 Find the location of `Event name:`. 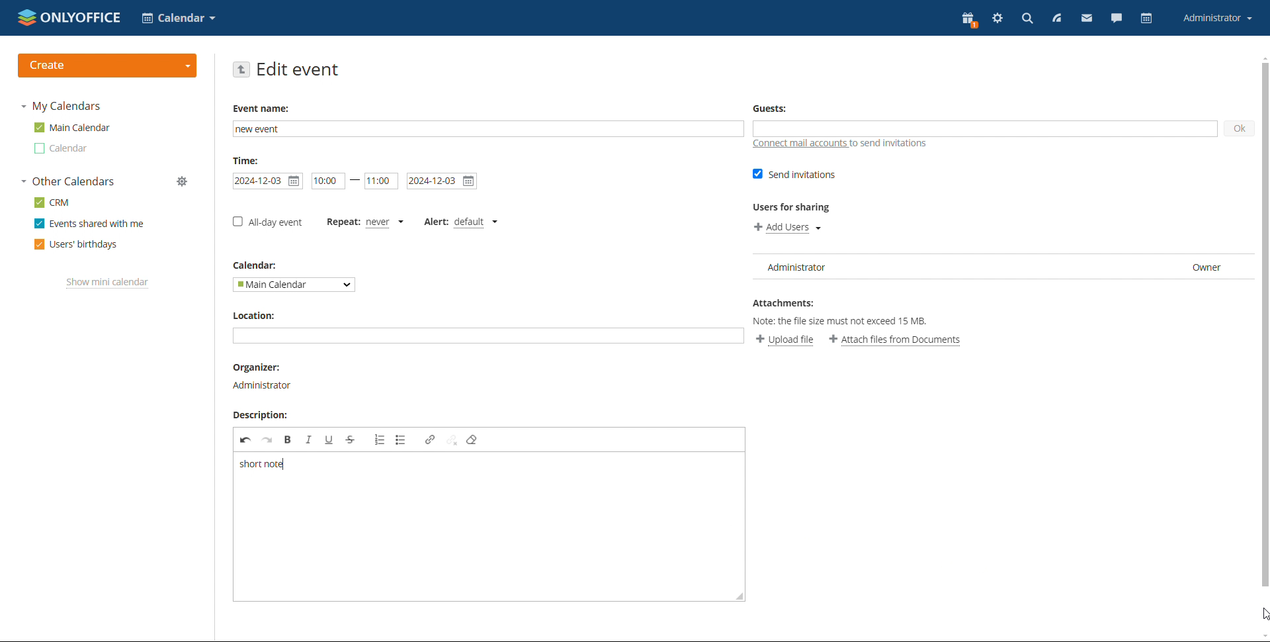

Event name: is located at coordinates (263, 109).